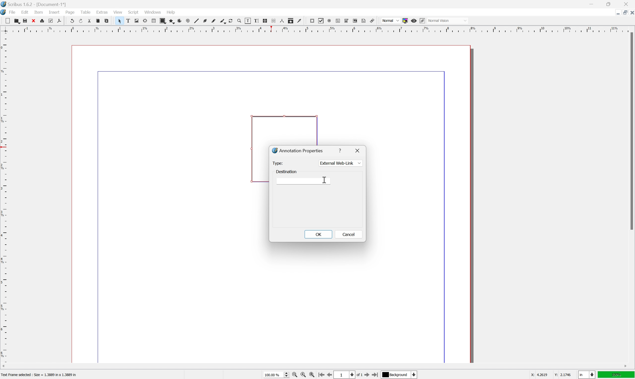 This screenshot has width=635, height=379. What do you see at coordinates (626, 4) in the screenshot?
I see `close` at bounding box center [626, 4].